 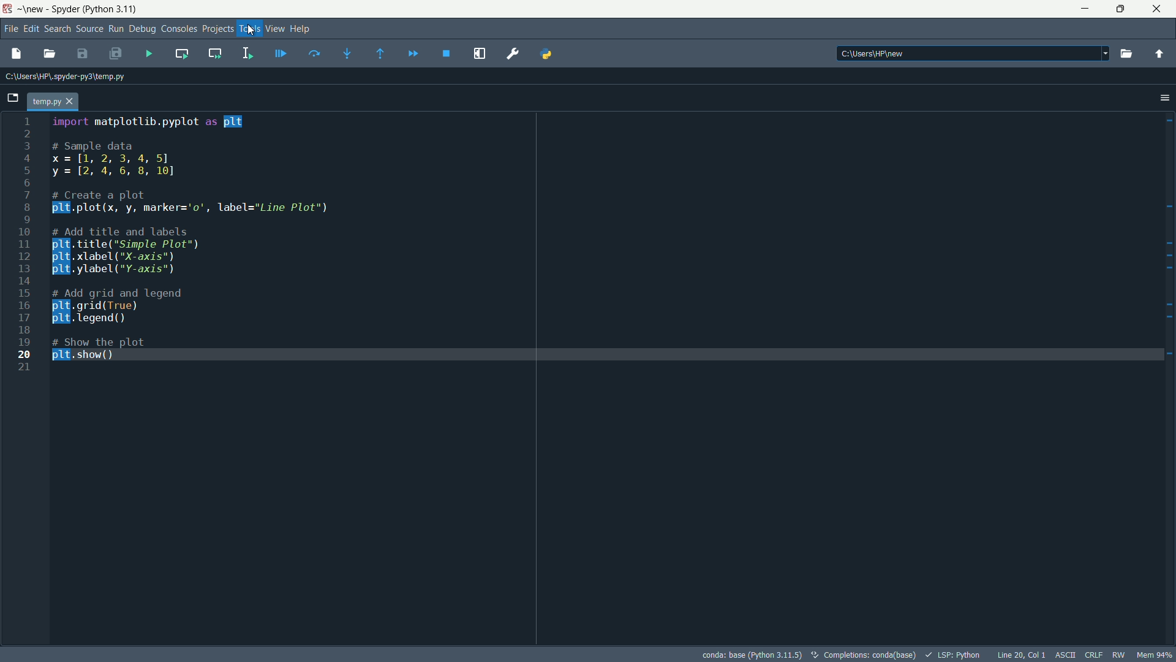 What do you see at coordinates (513, 53) in the screenshot?
I see `preferences` at bounding box center [513, 53].